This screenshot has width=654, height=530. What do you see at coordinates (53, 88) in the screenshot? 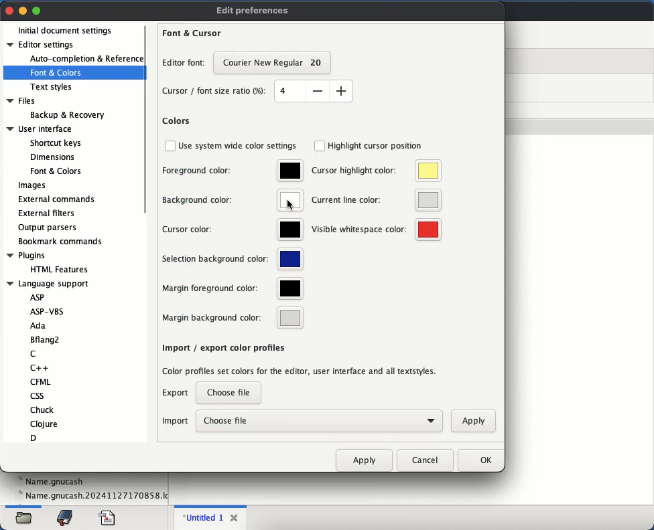
I see `text styles` at bounding box center [53, 88].